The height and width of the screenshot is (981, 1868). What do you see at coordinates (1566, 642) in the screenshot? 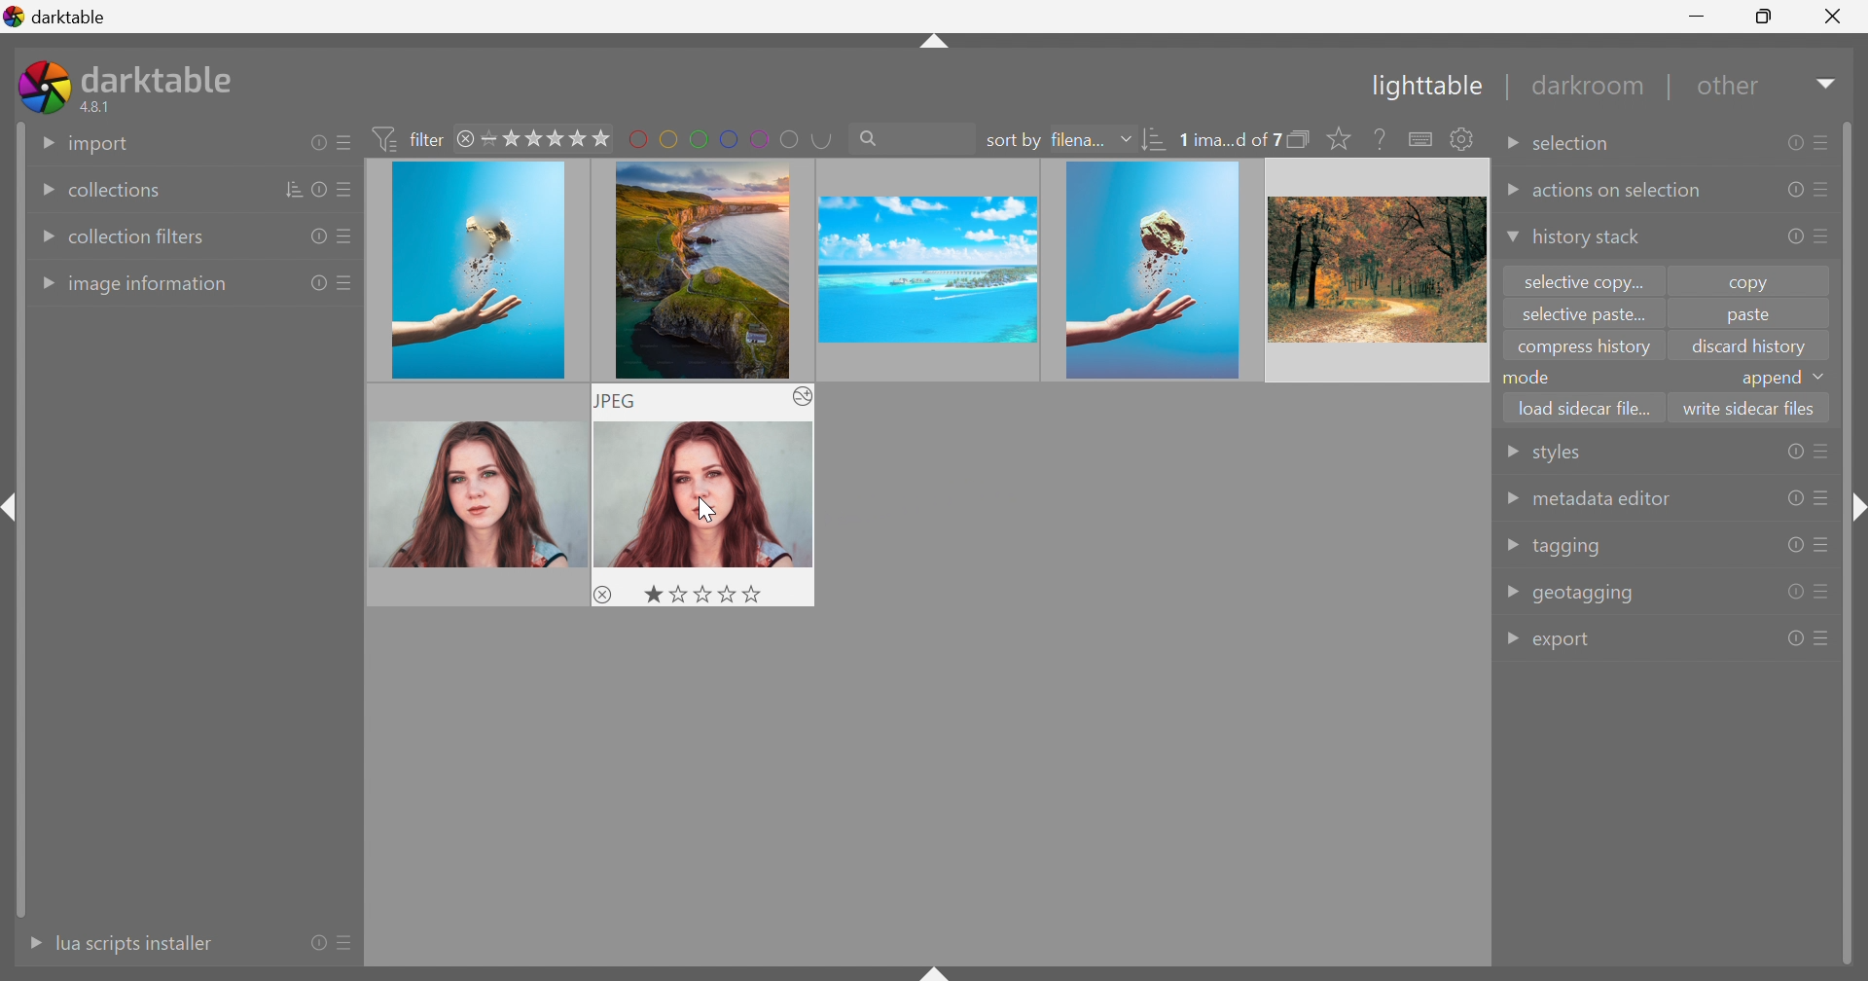
I see `export` at bounding box center [1566, 642].